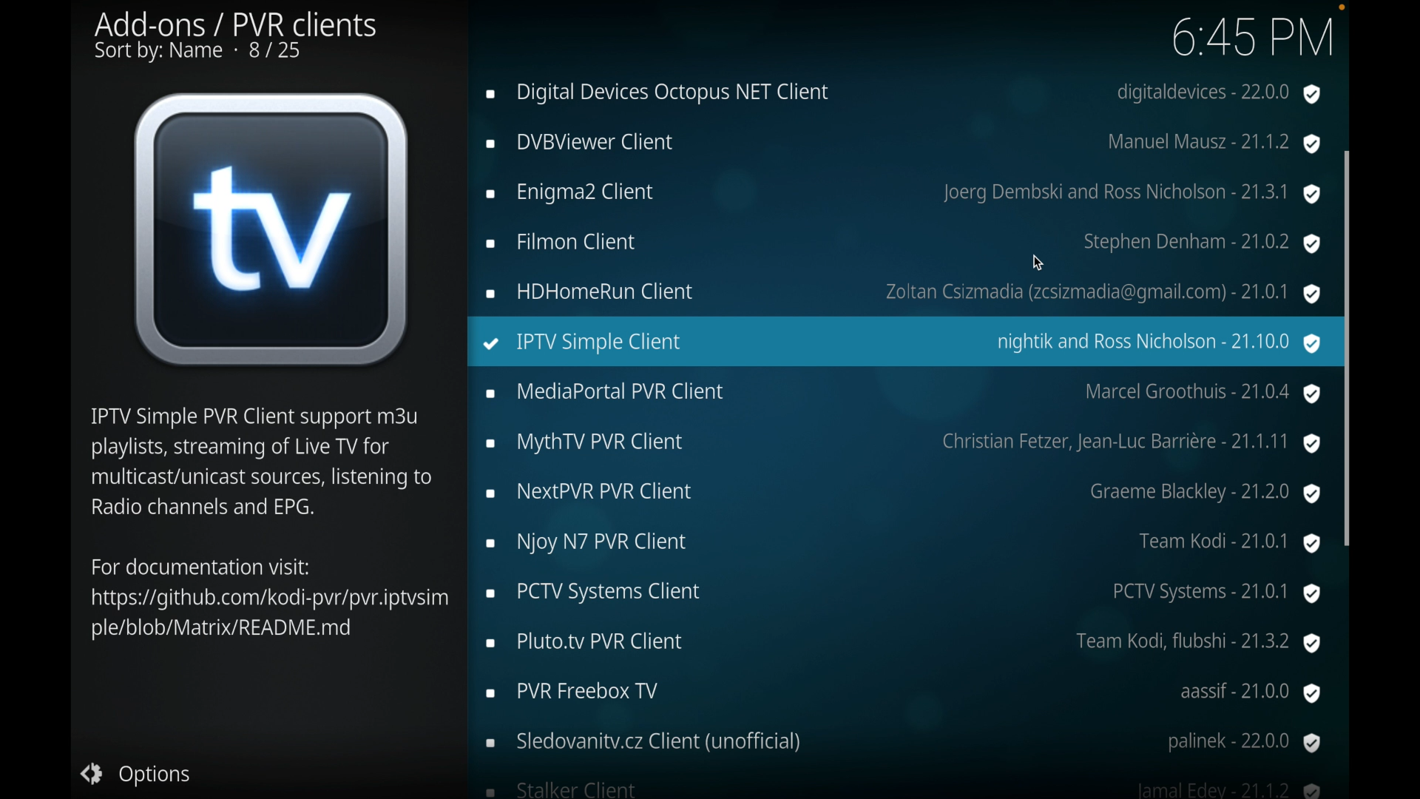 The width and height of the screenshot is (1420, 799). I want to click on pctv systems client, so click(907, 594).